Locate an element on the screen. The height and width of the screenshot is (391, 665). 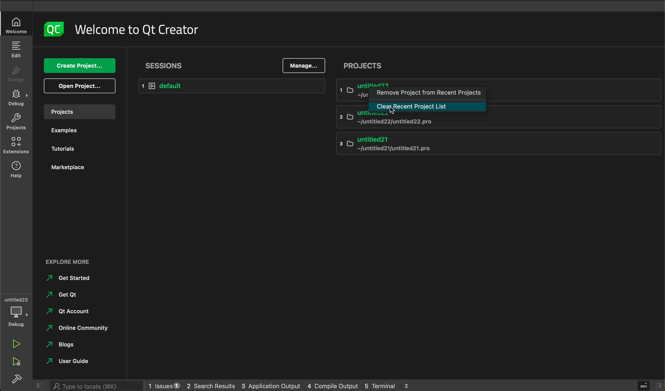
help is located at coordinates (16, 171).